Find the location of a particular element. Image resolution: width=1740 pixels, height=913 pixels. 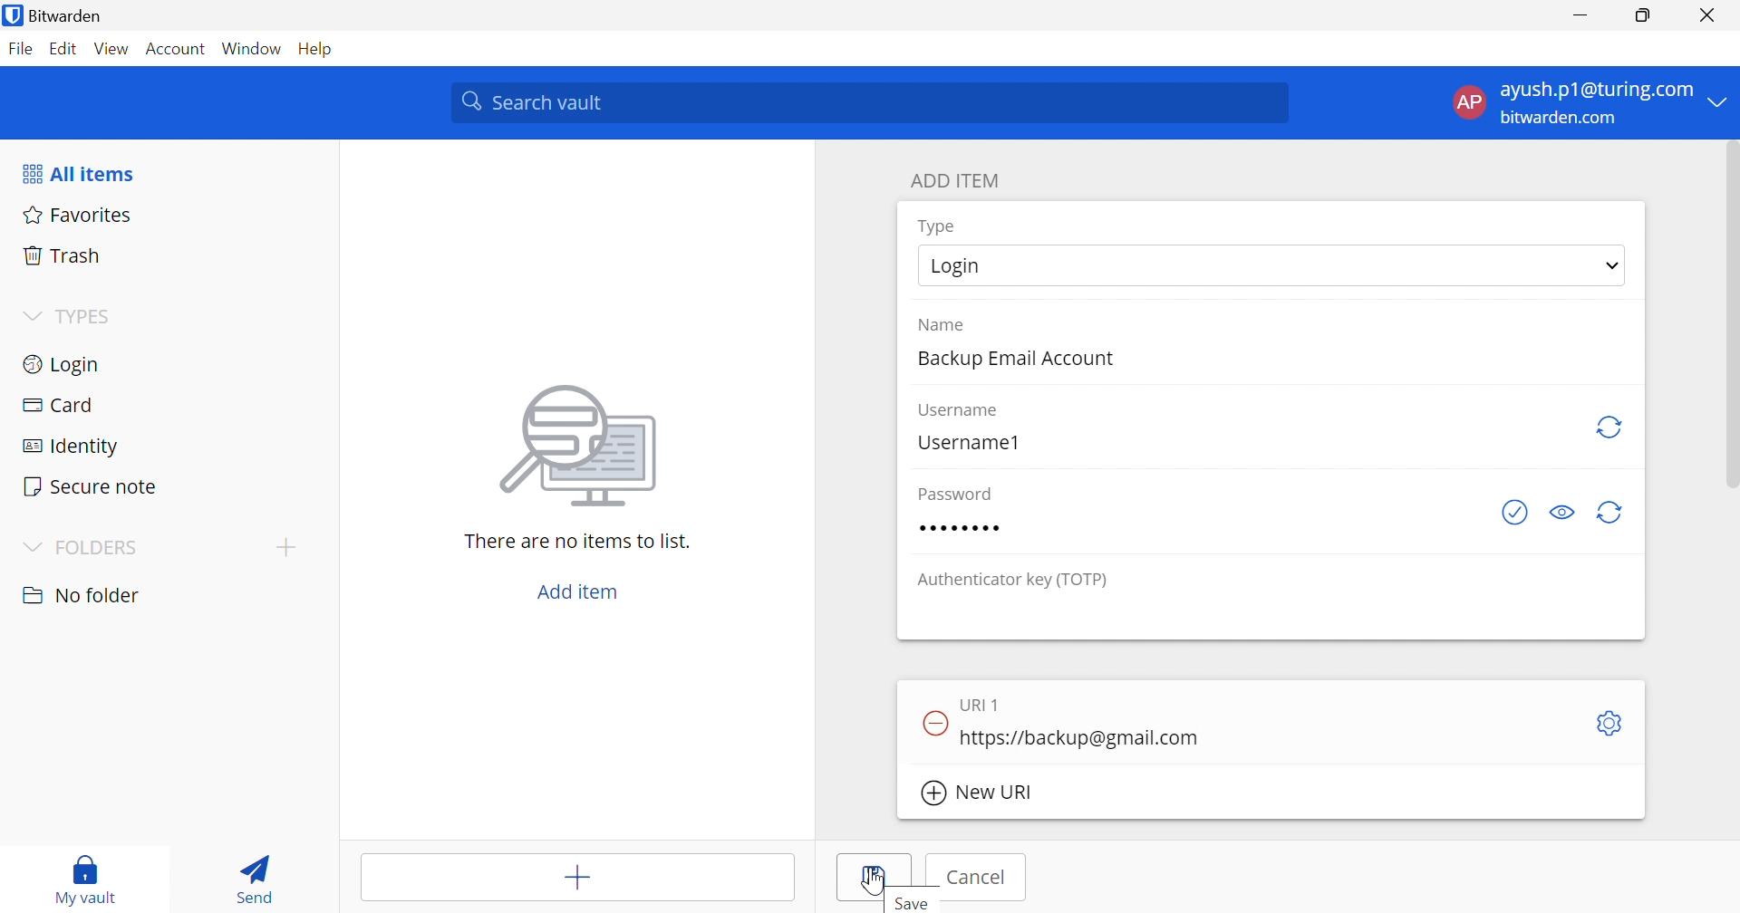

Backup Email Account is located at coordinates (1012, 360).